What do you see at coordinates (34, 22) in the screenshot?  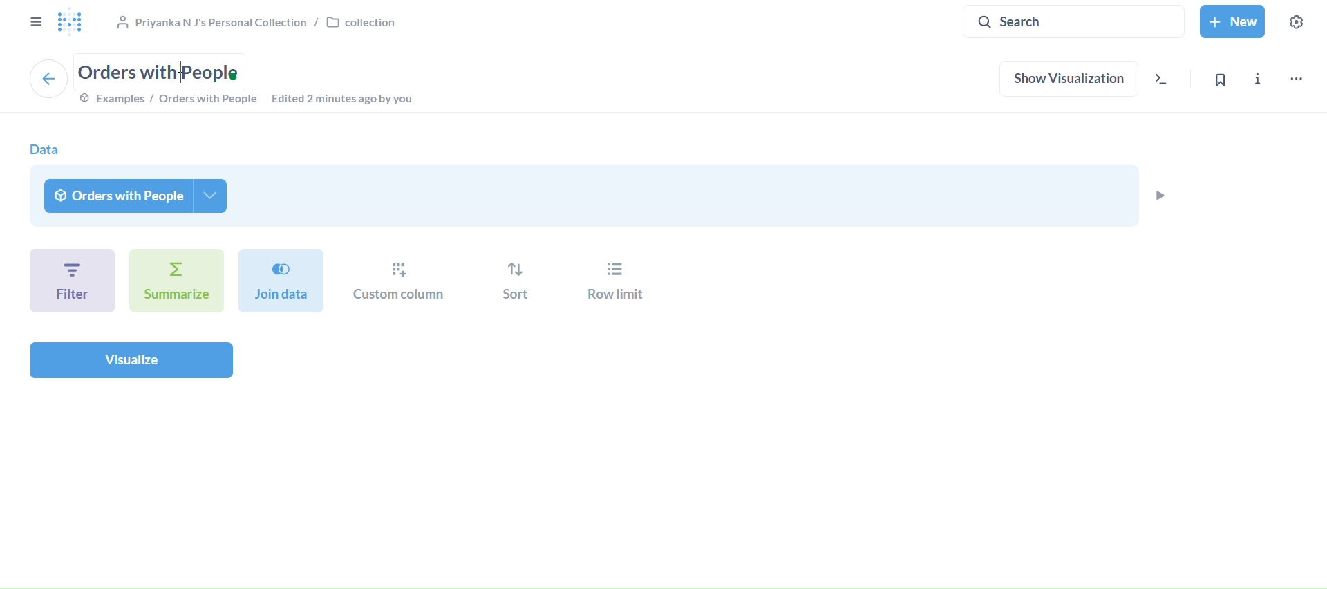 I see `close sidebar` at bounding box center [34, 22].